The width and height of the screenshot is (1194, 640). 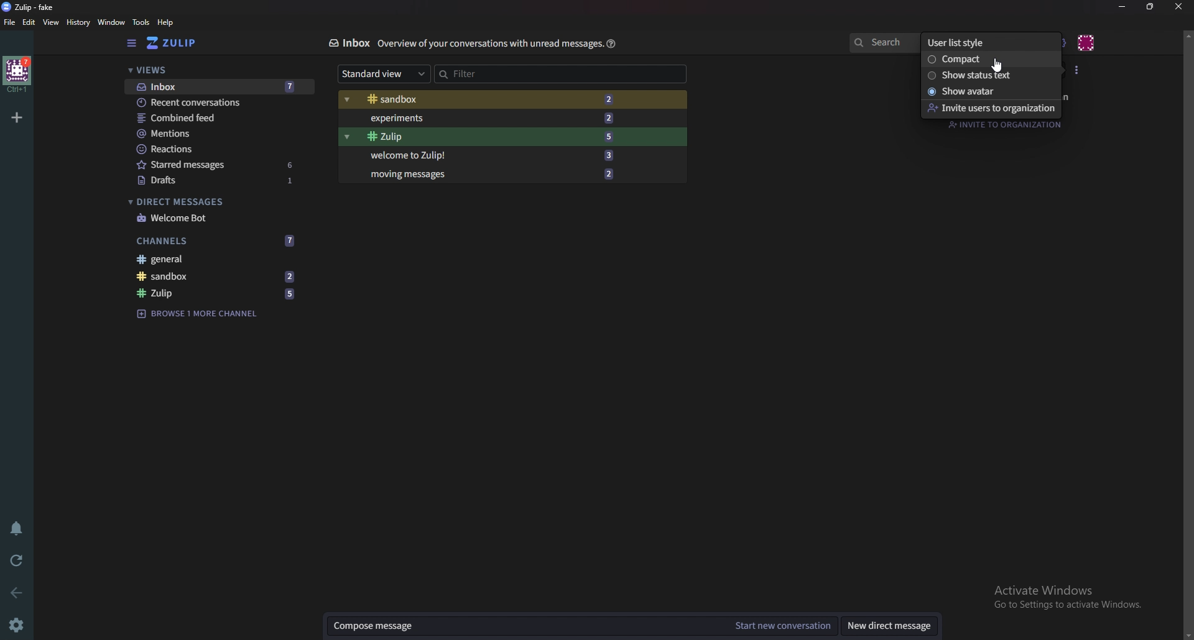 What do you see at coordinates (218, 135) in the screenshot?
I see `Mentions` at bounding box center [218, 135].